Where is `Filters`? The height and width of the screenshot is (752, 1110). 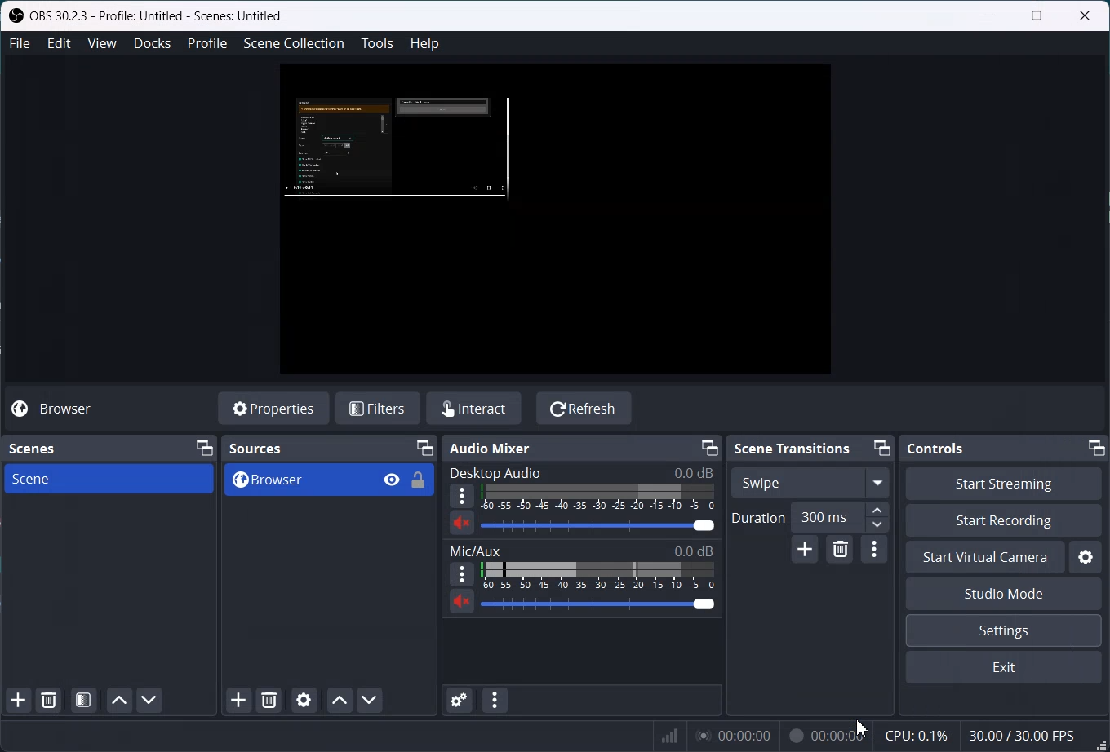
Filters is located at coordinates (378, 408).